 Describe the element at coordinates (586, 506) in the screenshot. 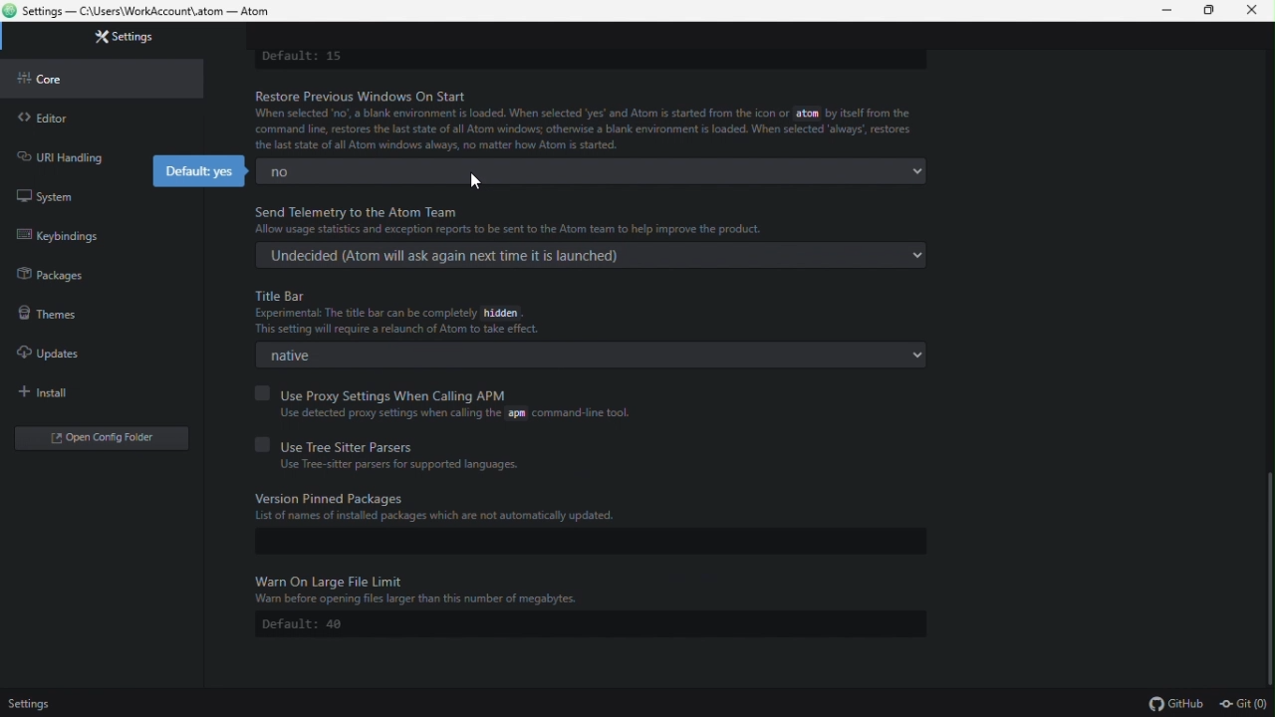

I see `Version Pinned Packages List of names of installed packages which are not automatically updated.` at that location.